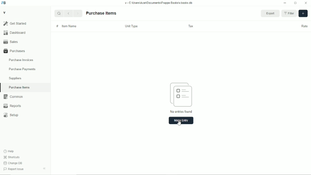 The width and height of the screenshot is (311, 175). I want to click on make entry, so click(181, 121).